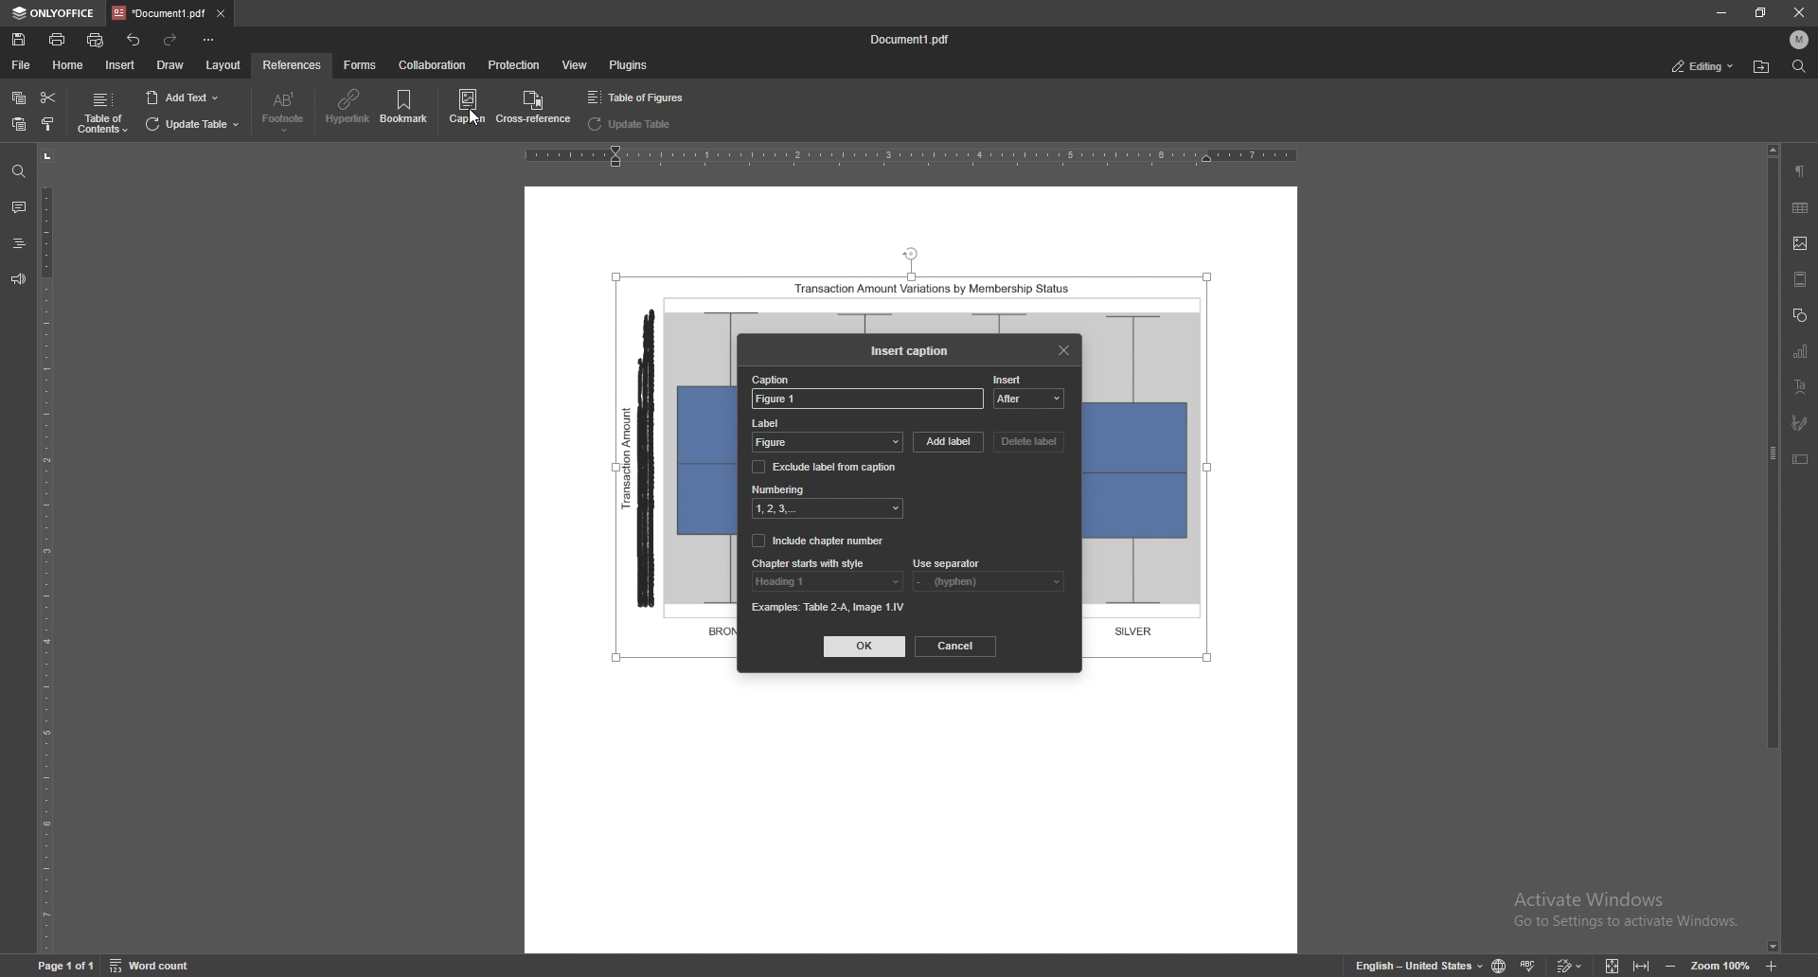 The height and width of the screenshot is (977, 1818). Describe the element at coordinates (1528, 965) in the screenshot. I see `spell check` at that location.